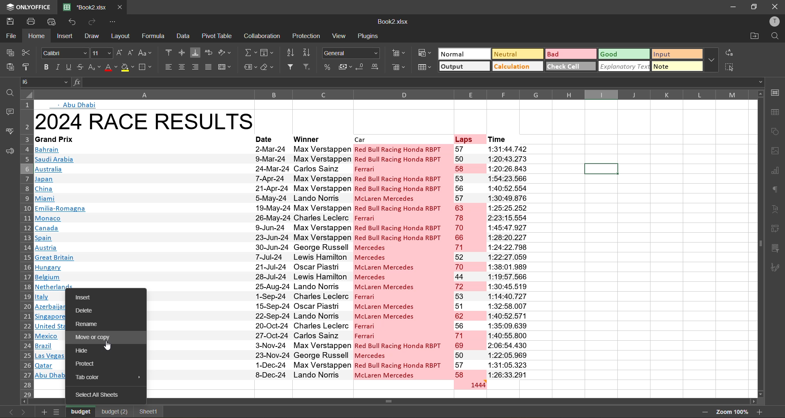  What do you see at coordinates (702, 412) in the screenshot?
I see `zoom out` at bounding box center [702, 412].